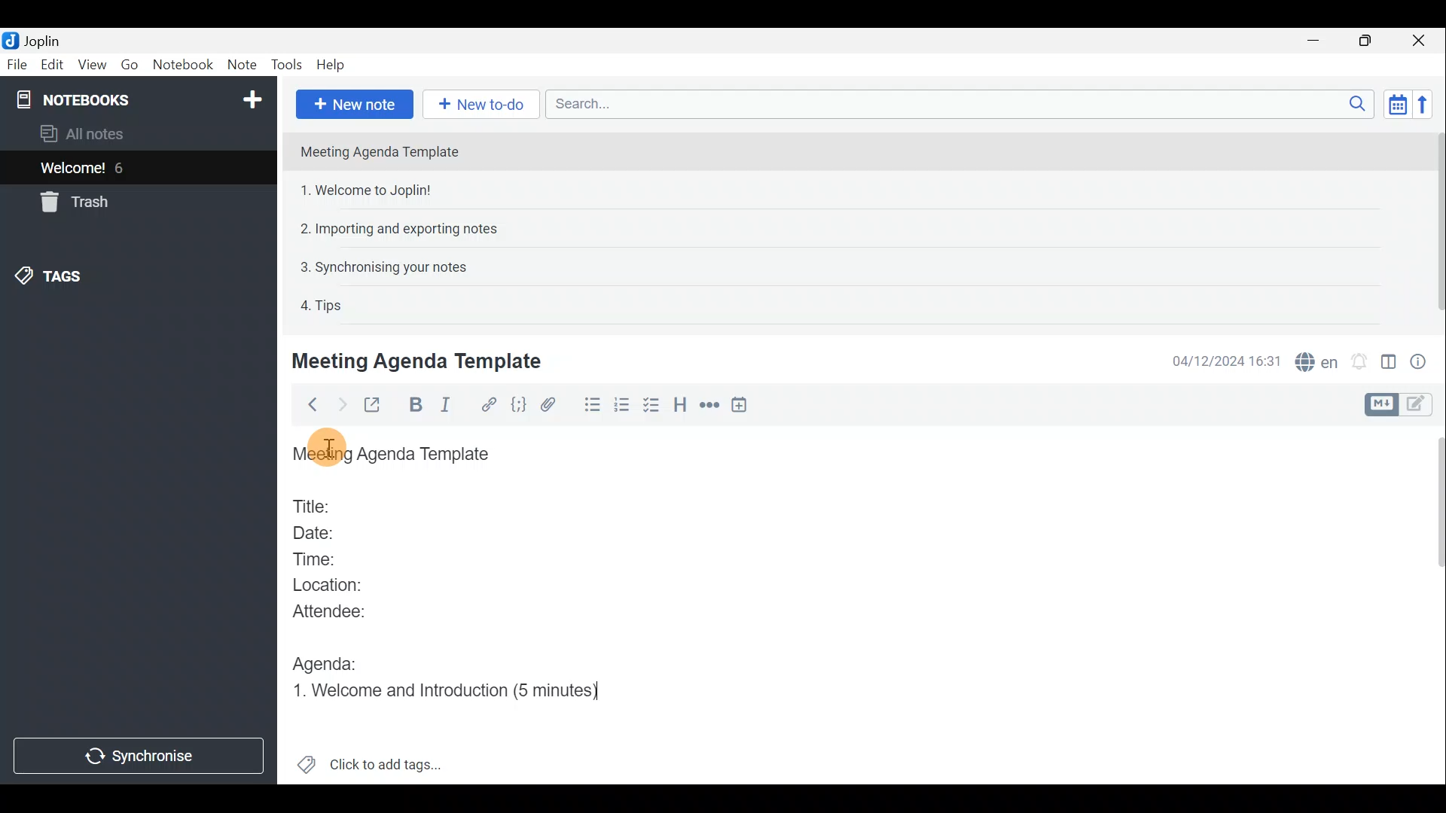 The height and width of the screenshot is (813, 1446). What do you see at coordinates (711, 406) in the screenshot?
I see `Horizontal rule` at bounding box center [711, 406].